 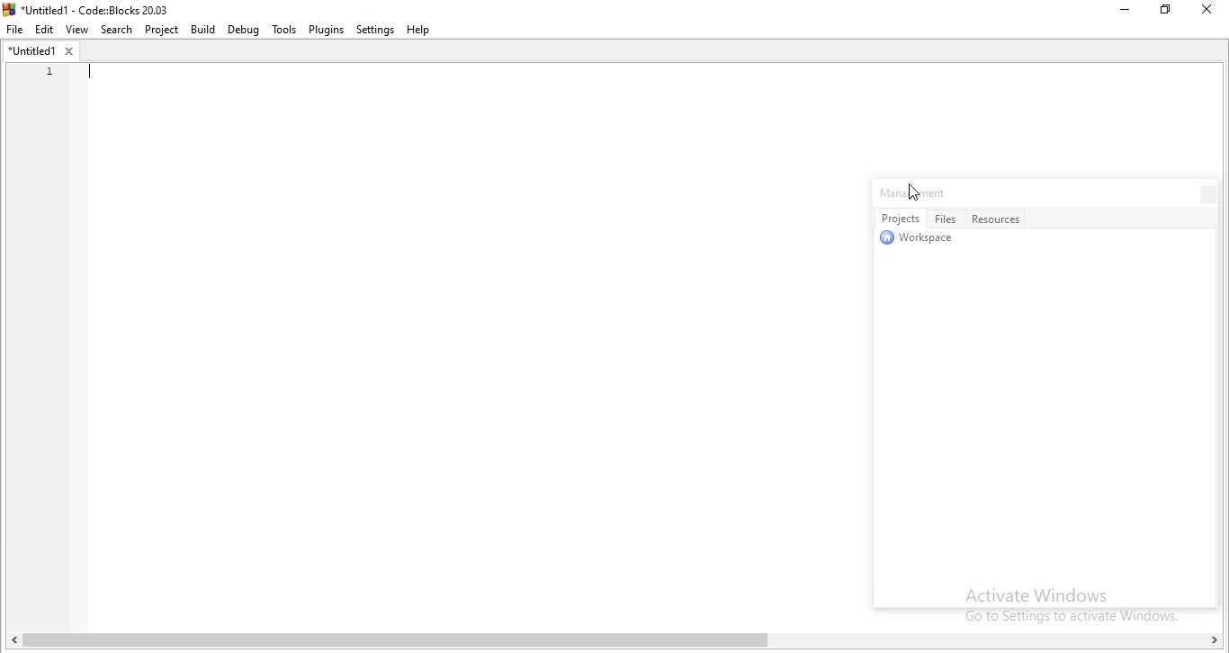 What do you see at coordinates (1165, 13) in the screenshot?
I see `Restore` at bounding box center [1165, 13].